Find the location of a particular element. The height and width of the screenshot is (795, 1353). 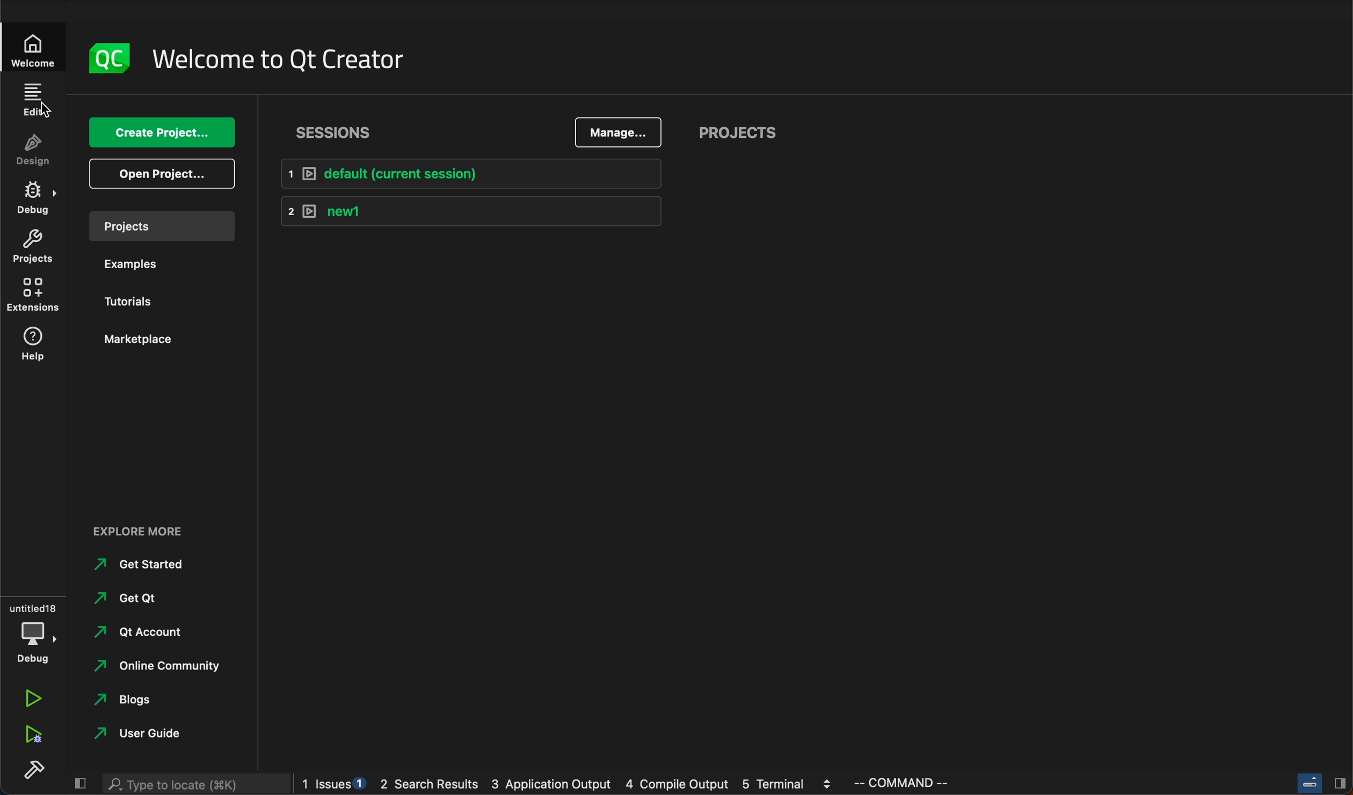

logs is located at coordinates (336, 785).